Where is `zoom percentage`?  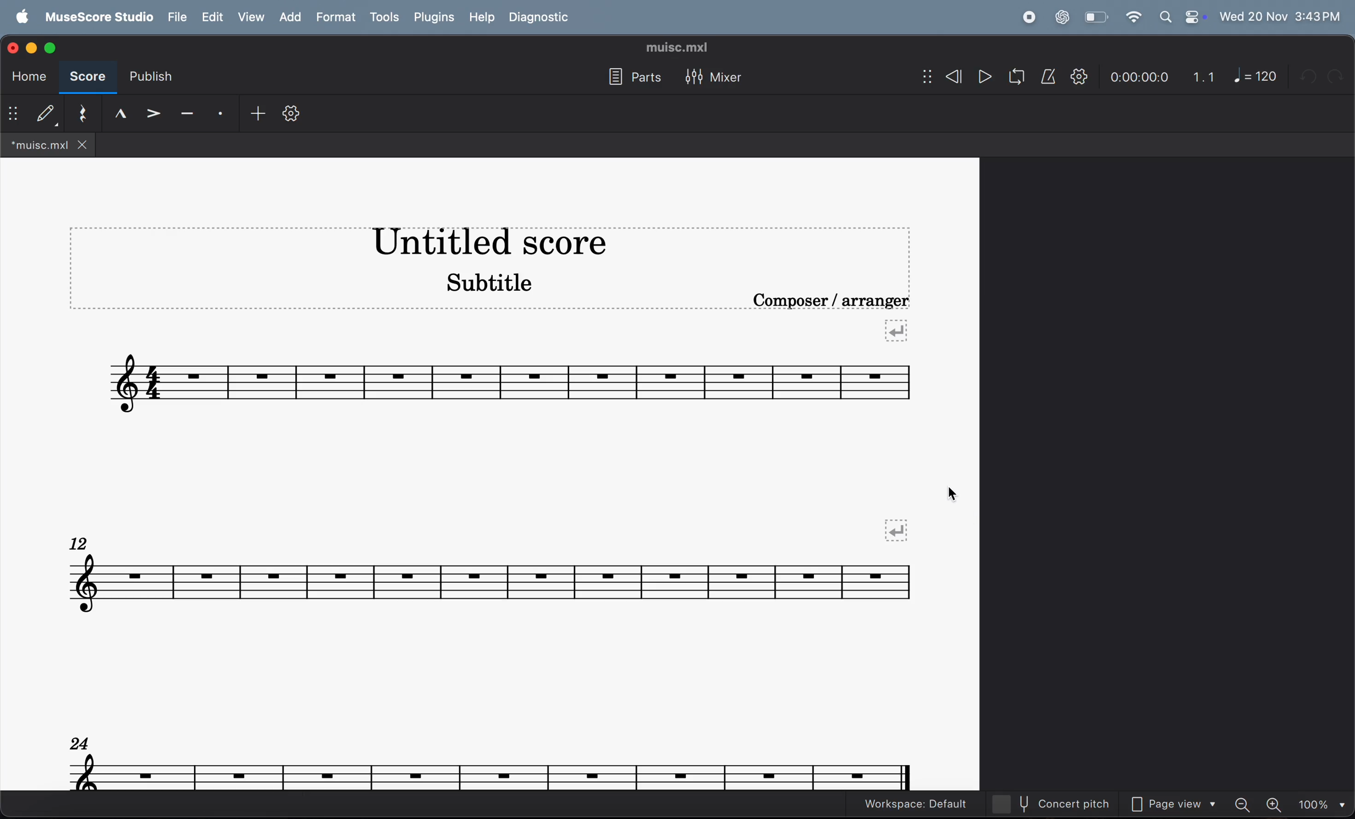
zoom percentage is located at coordinates (1320, 802).